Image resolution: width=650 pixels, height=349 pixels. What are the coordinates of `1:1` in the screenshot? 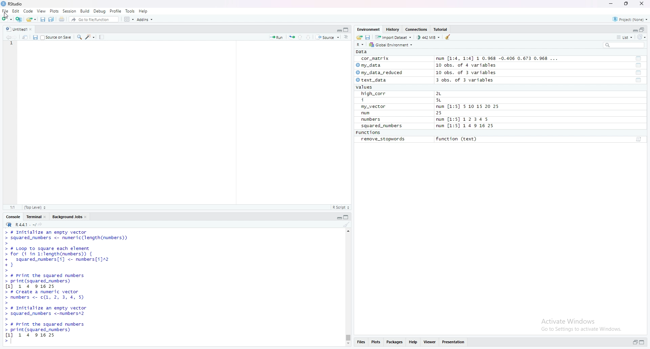 It's located at (11, 207).